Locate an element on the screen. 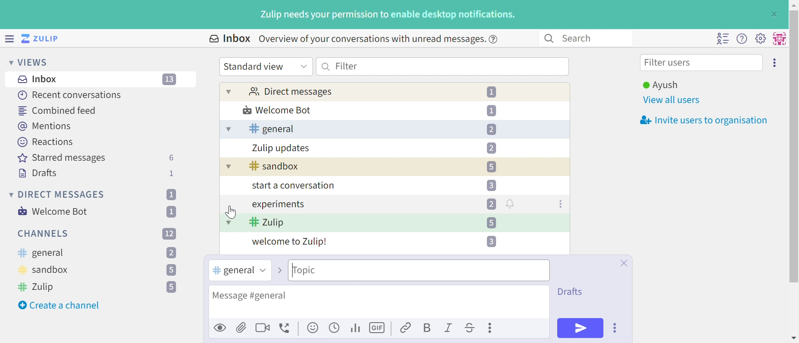 The width and height of the screenshot is (799, 343). Italic is located at coordinates (449, 329).